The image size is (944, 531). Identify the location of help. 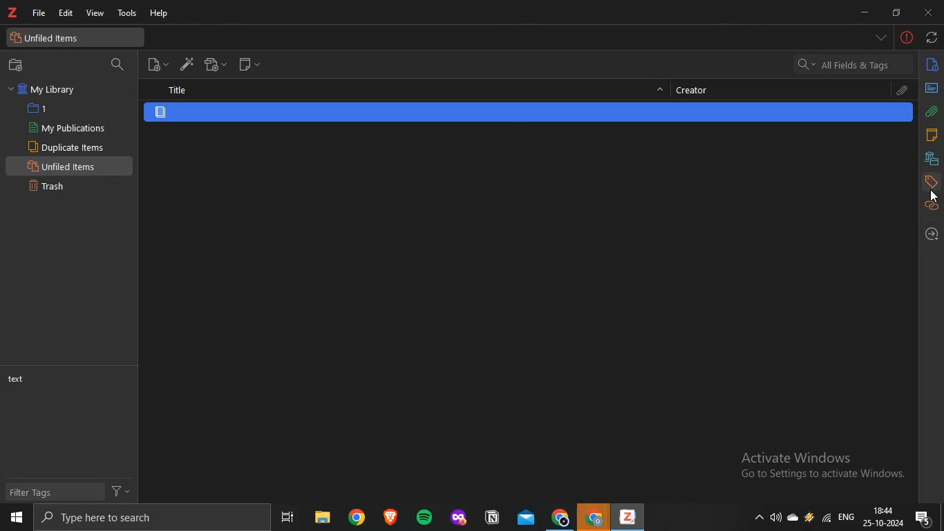
(158, 13).